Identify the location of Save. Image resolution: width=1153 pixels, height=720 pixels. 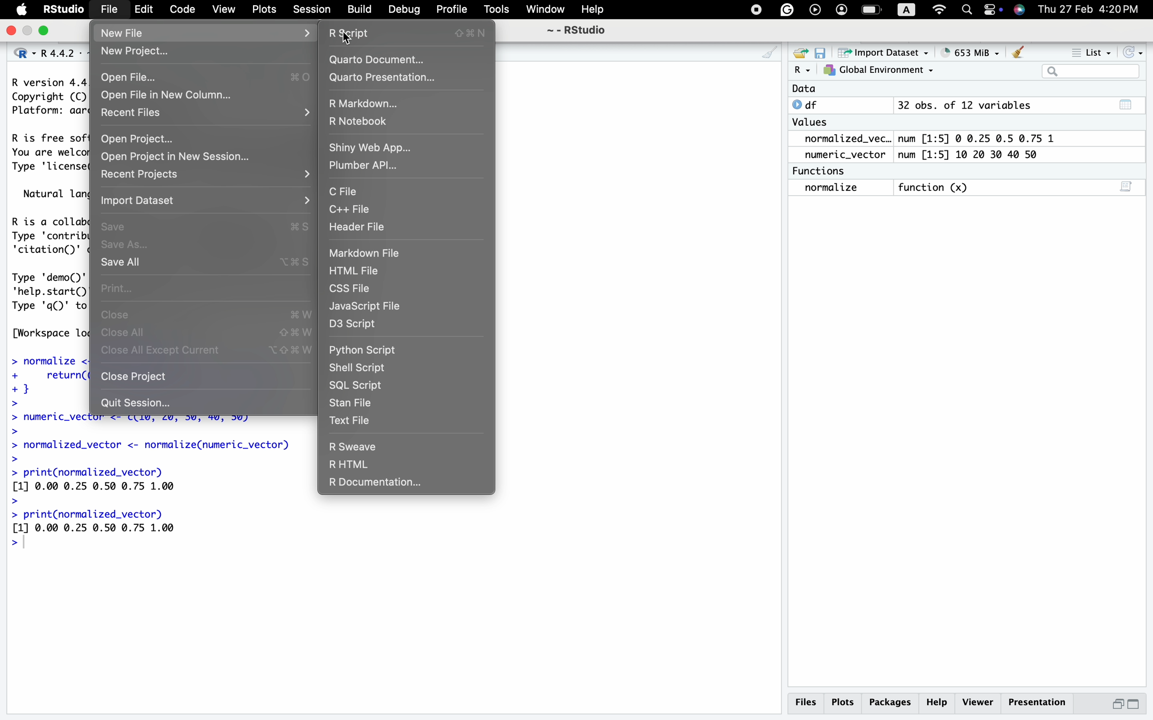
(821, 52).